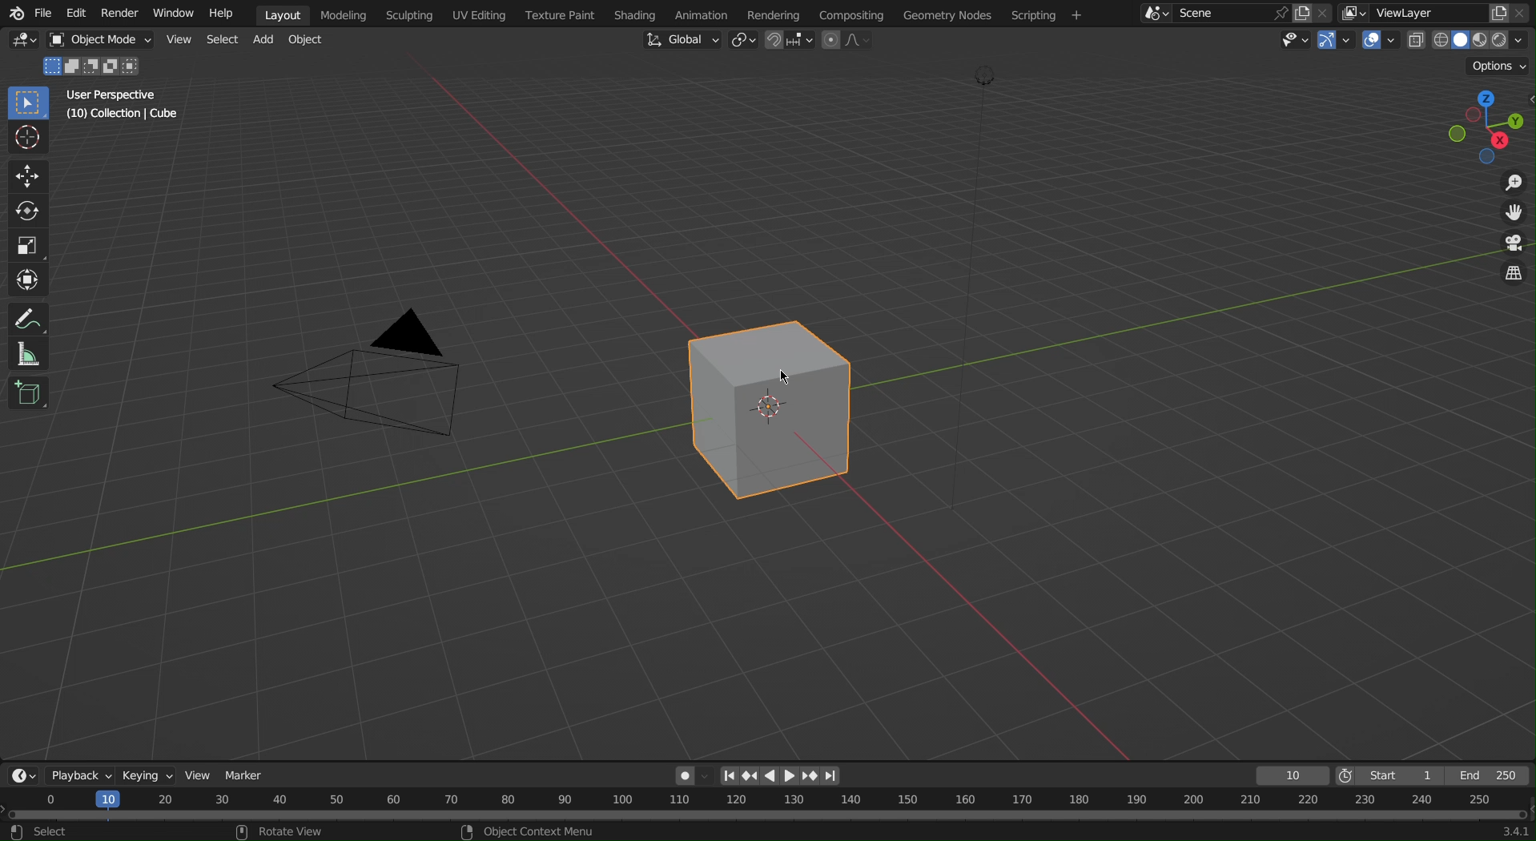 The width and height of the screenshot is (1536, 841). I want to click on Scene, so click(1212, 14).